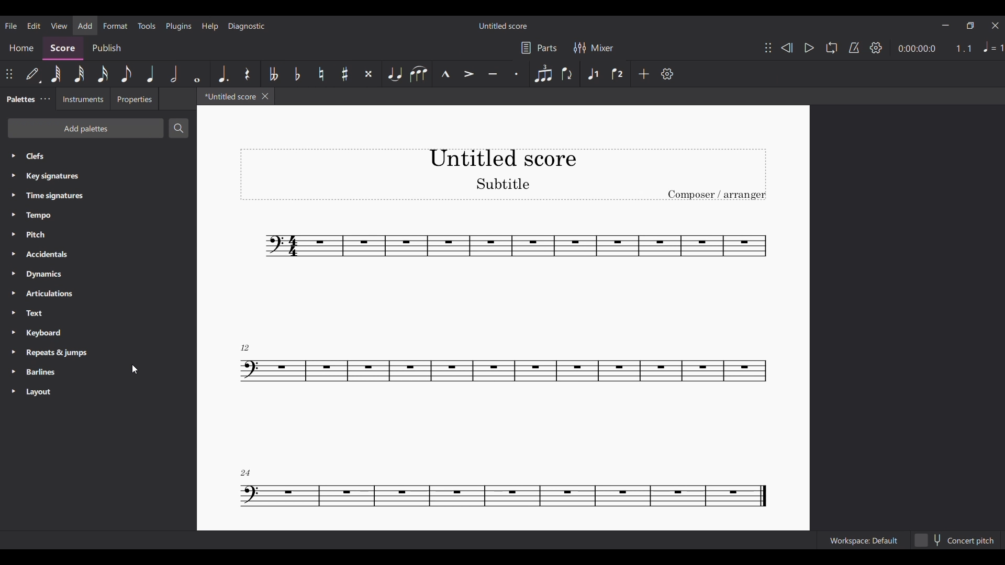 Image resolution: width=1005 pixels, height=565 pixels. Describe the element at coordinates (53, 195) in the screenshot. I see `Time signatures` at that location.